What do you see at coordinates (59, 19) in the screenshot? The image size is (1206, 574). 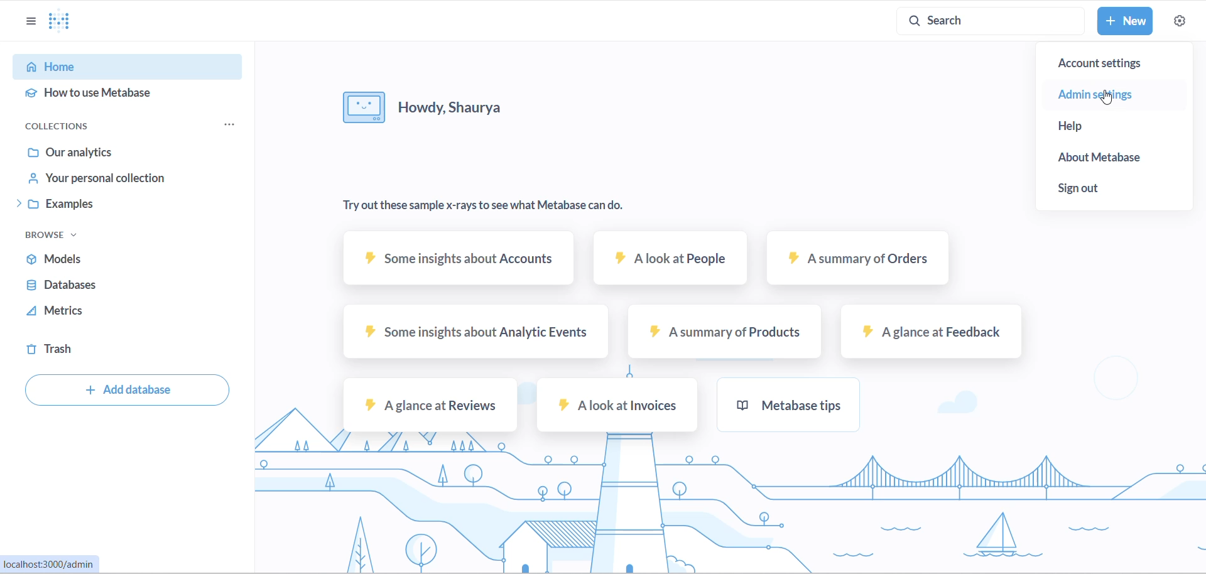 I see `META LOGO` at bounding box center [59, 19].